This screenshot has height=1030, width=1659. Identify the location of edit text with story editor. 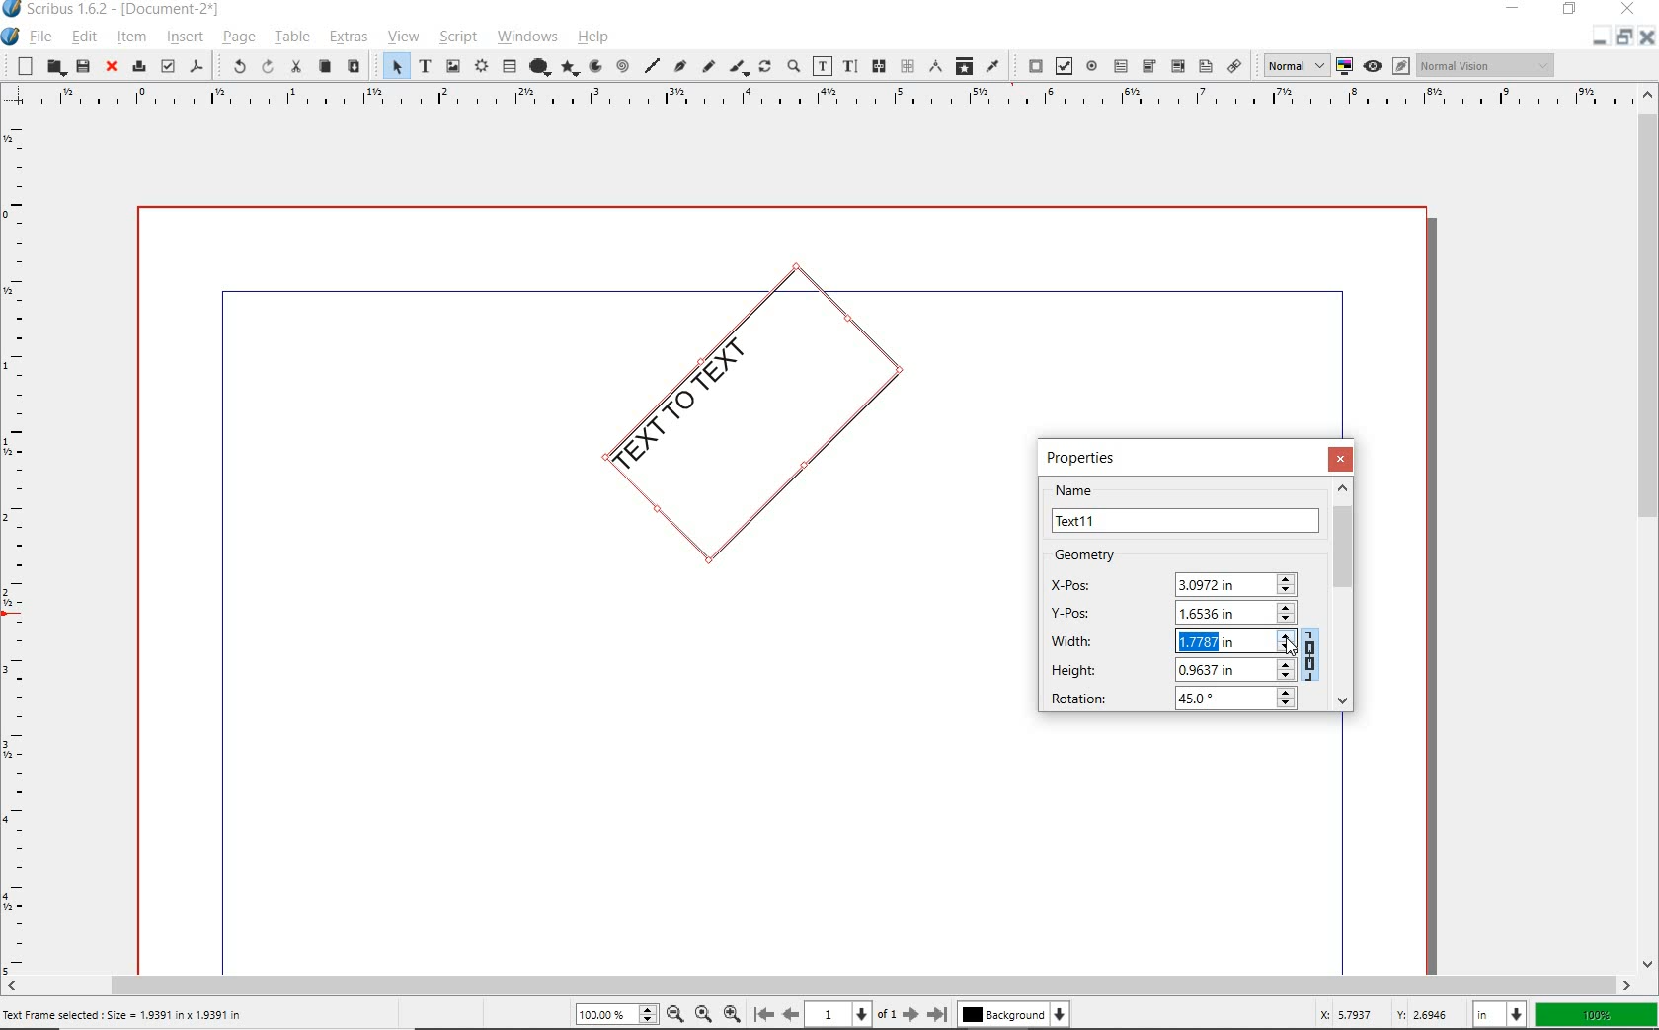
(850, 65).